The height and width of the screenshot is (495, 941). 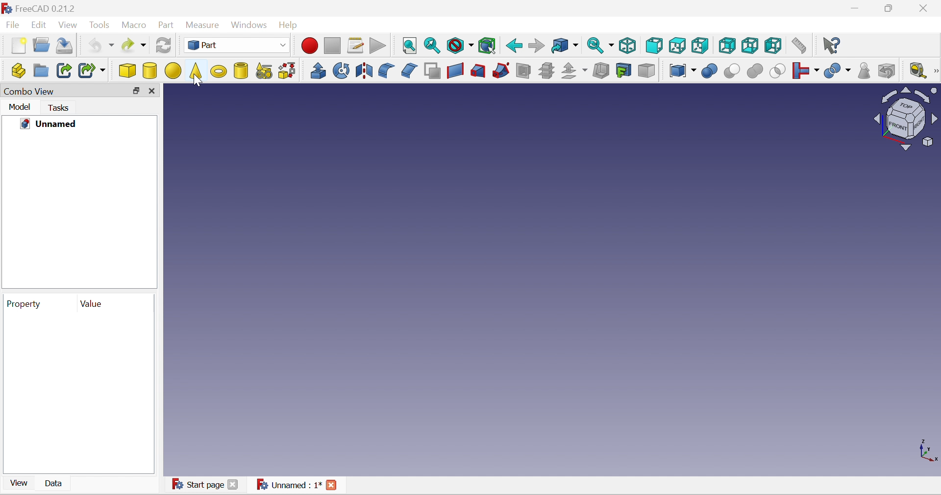 I want to click on Defeaturing, so click(x=886, y=71).